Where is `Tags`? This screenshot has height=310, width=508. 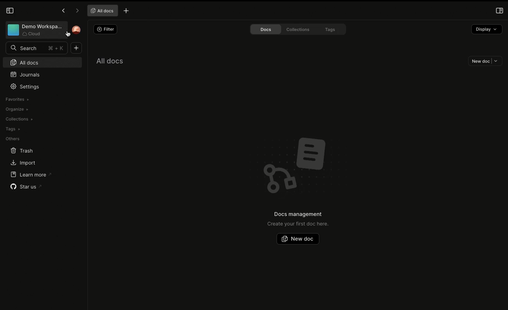
Tags is located at coordinates (334, 30).